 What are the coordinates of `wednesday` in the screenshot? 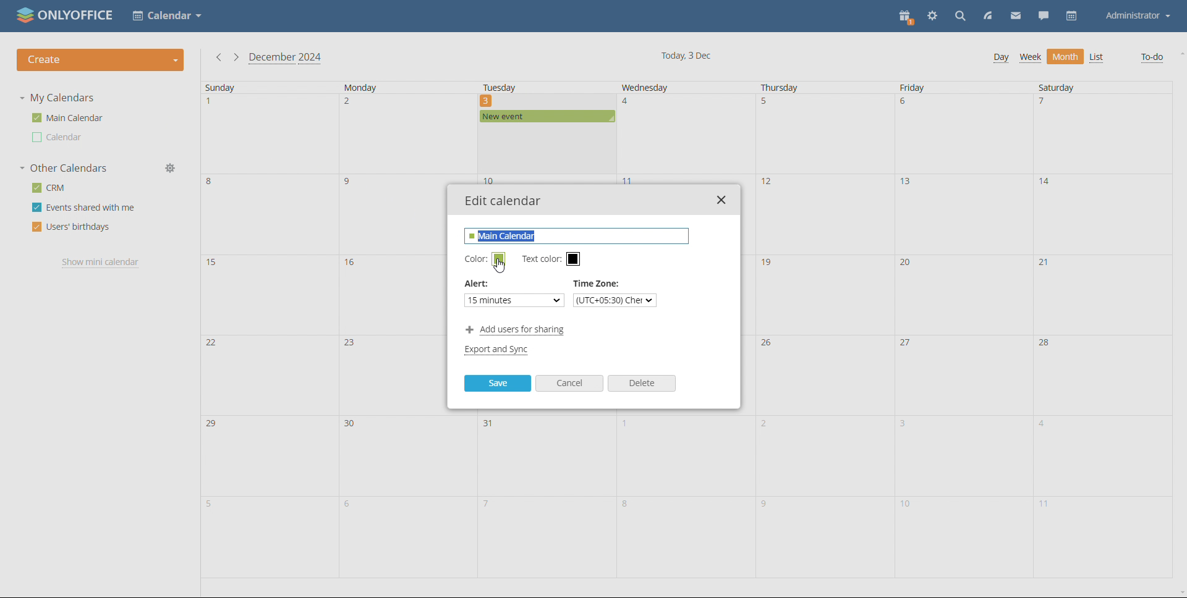 It's located at (662, 87).